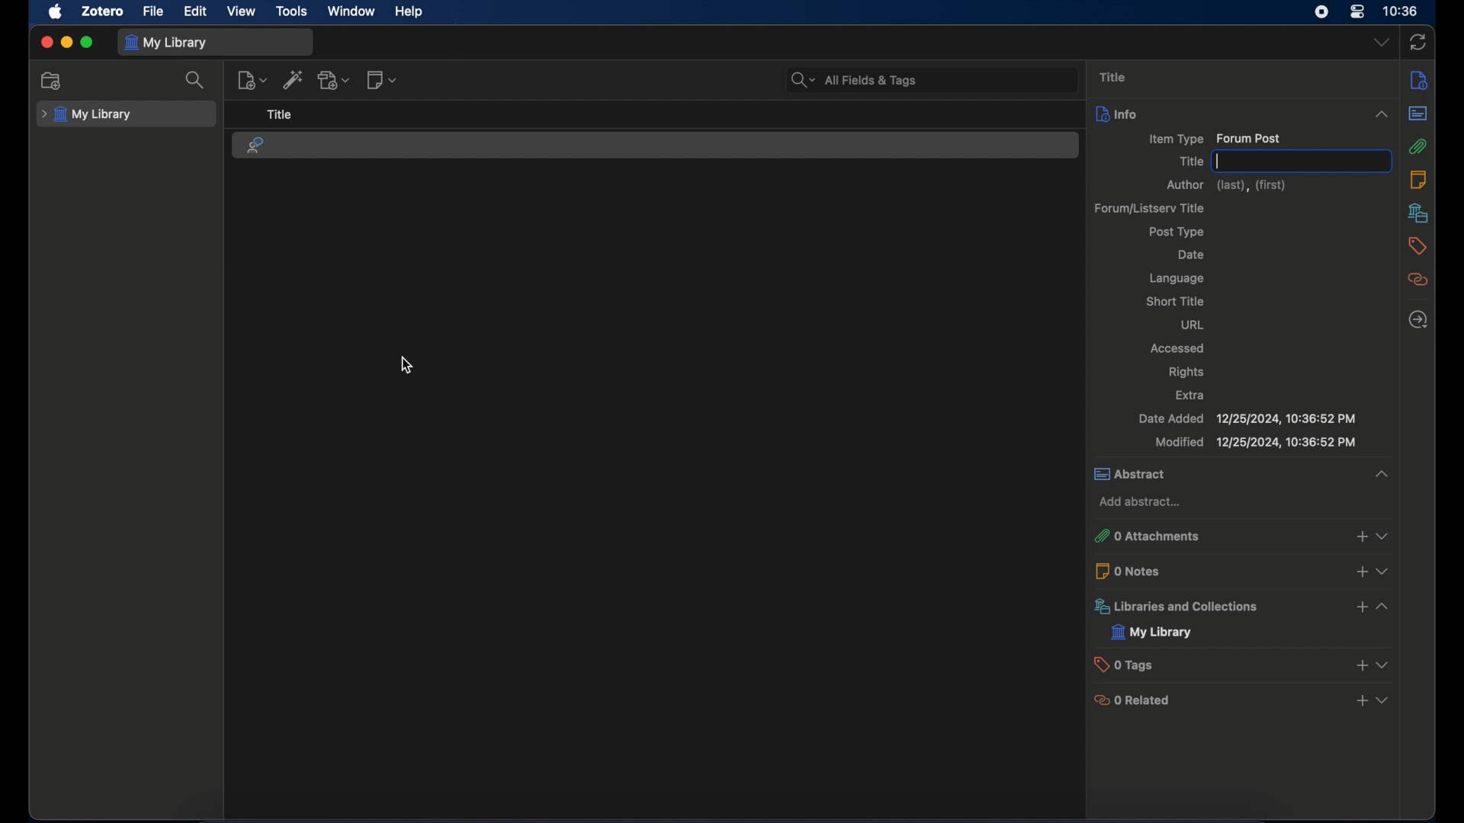 Image resolution: width=1464 pixels, height=823 pixels. What do you see at coordinates (198, 11) in the screenshot?
I see `edit` at bounding box center [198, 11].